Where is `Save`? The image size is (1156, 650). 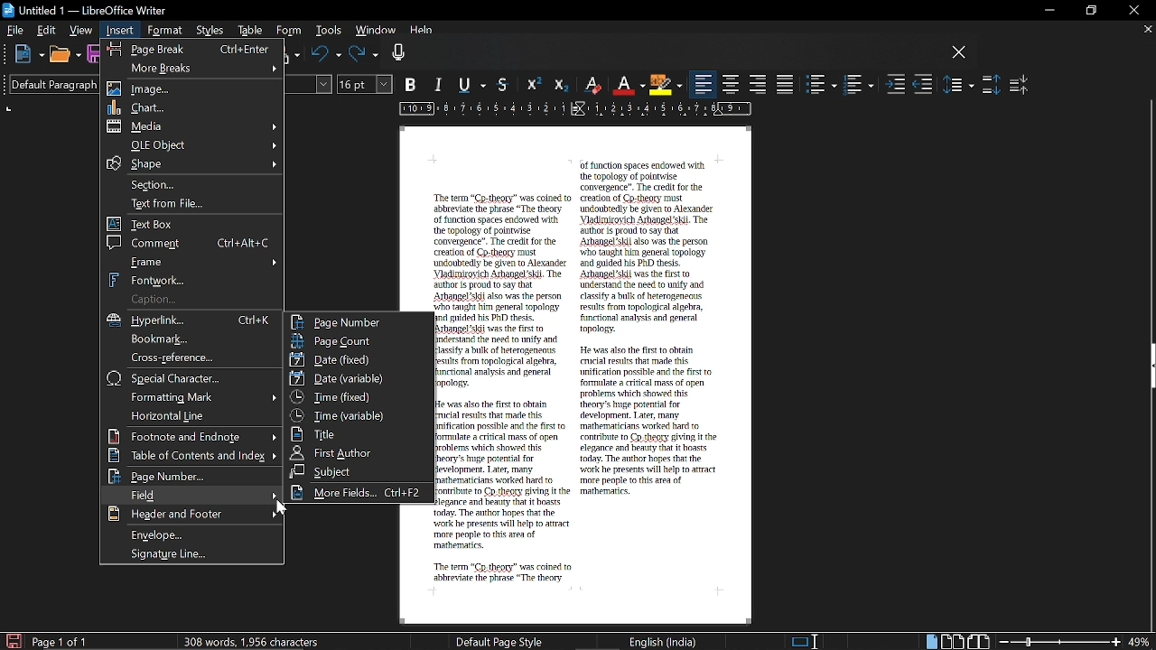 Save is located at coordinates (12, 640).